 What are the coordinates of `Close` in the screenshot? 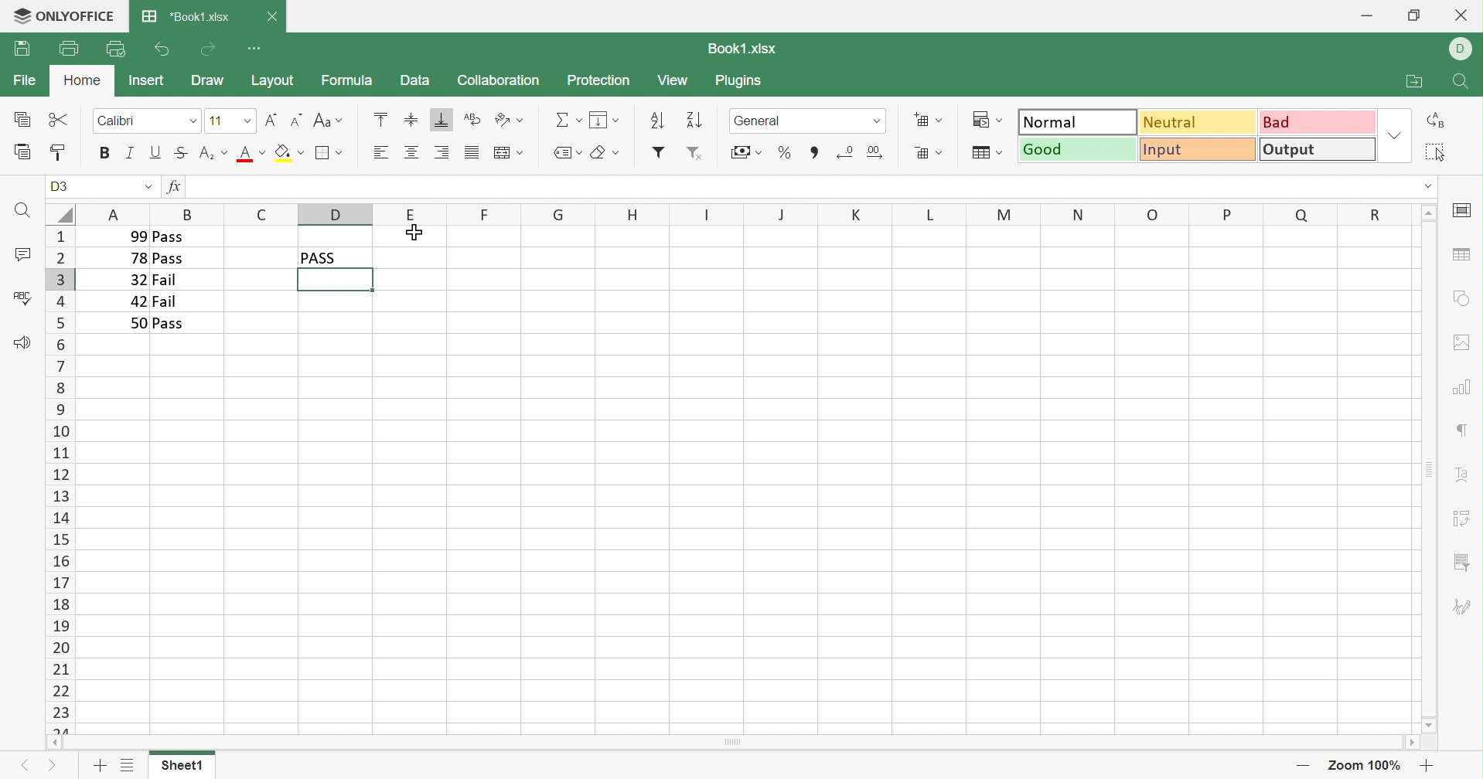 It's located at (1464, 14).